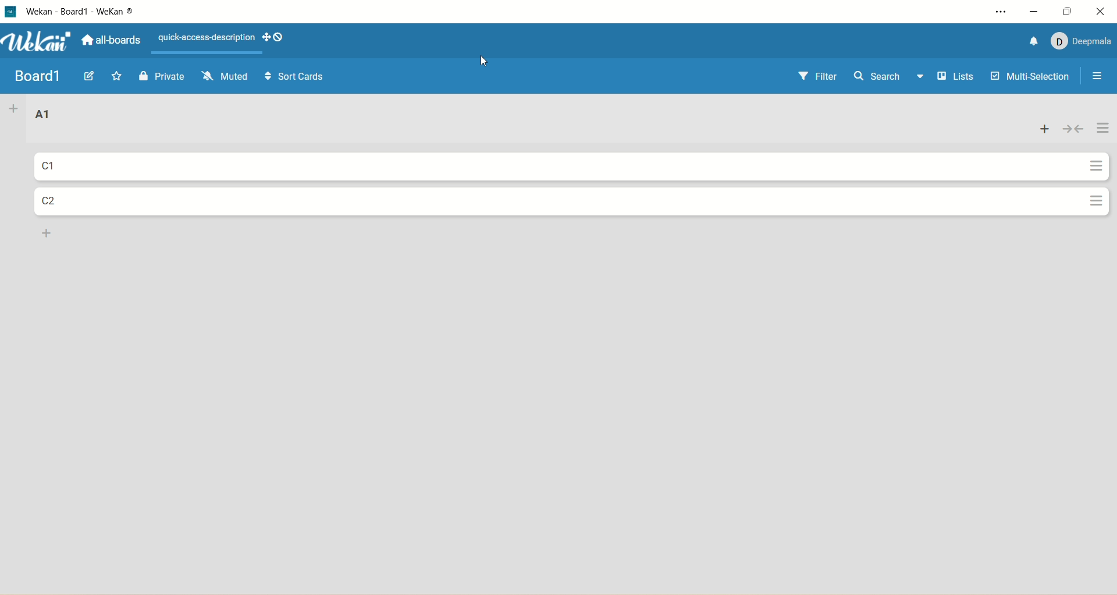 The image size is (1117, 595). Describe the element at coordinates (890, 77) in the screenshot. I see `search` at that location.